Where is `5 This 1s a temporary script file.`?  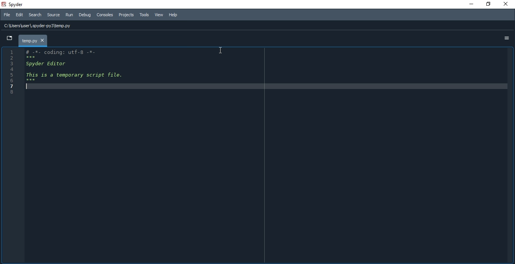
5 This 1s a temporary script file. is located at coordinates (66, 75).